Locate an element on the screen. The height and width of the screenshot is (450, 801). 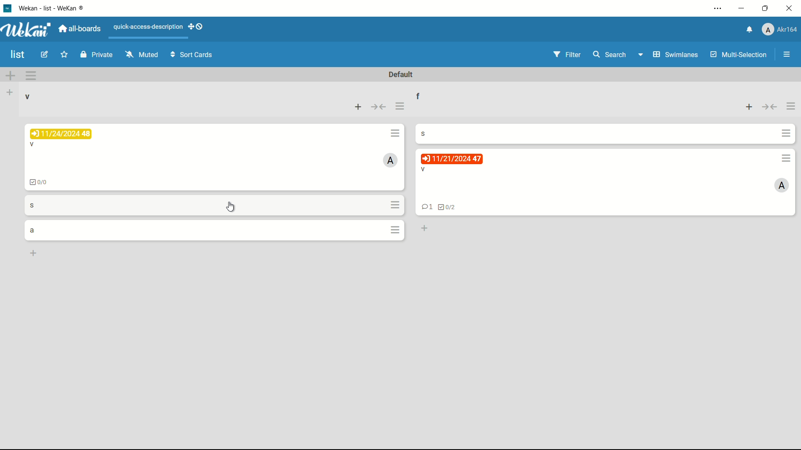
default is located at coordinates (401, 74).